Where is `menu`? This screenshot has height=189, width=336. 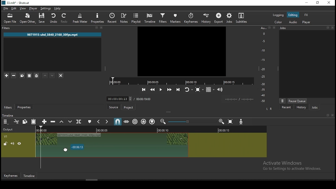
menu is located at coordinates (6, 122).